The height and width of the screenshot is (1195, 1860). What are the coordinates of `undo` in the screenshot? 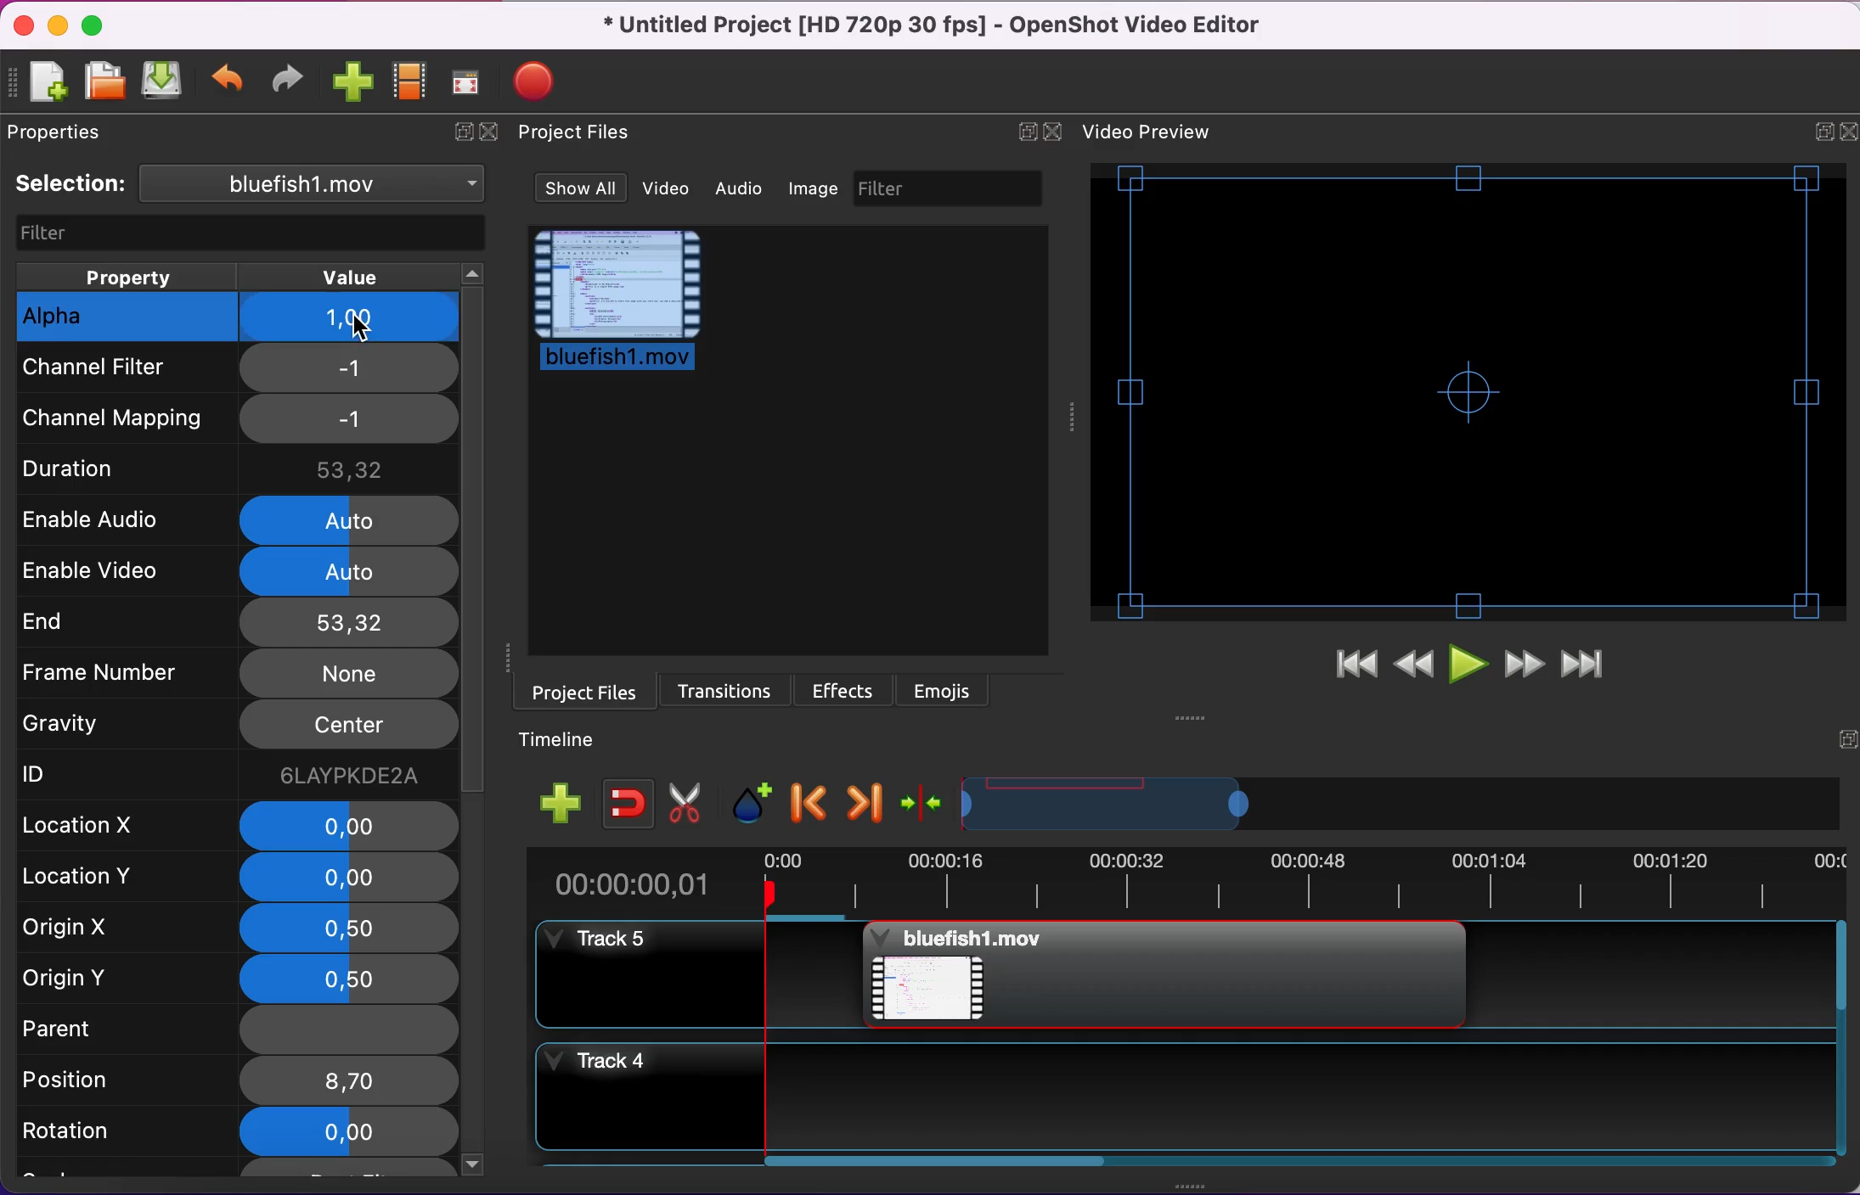 It's located at (227, 86).